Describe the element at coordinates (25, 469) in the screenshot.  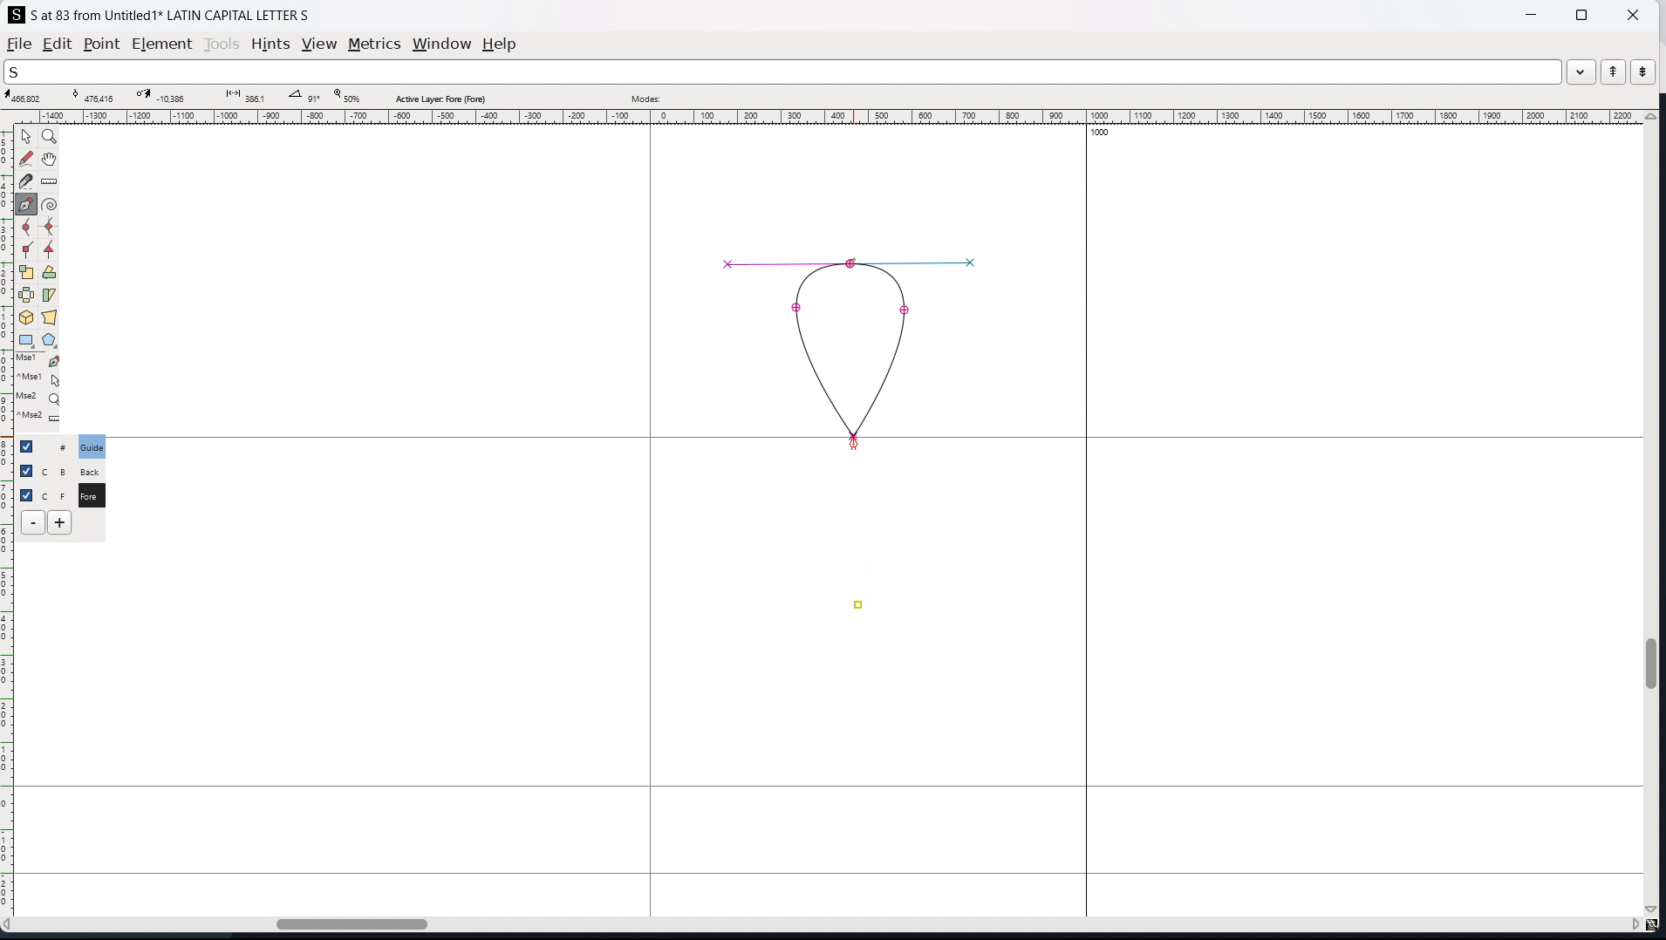
I see `checkbox` at that location.